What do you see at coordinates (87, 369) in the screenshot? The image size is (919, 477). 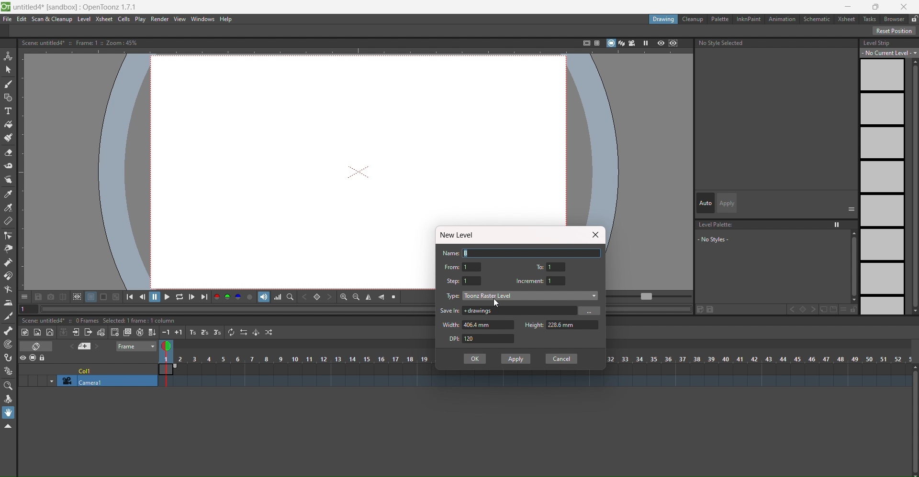 I see `cell` at bounding box center [87, 369].